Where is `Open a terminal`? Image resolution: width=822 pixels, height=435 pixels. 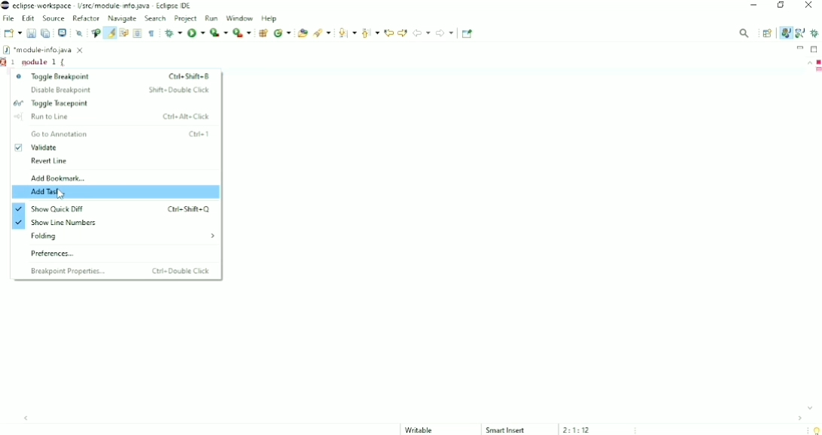 Open a terminal is located at coordinates (62, 33).